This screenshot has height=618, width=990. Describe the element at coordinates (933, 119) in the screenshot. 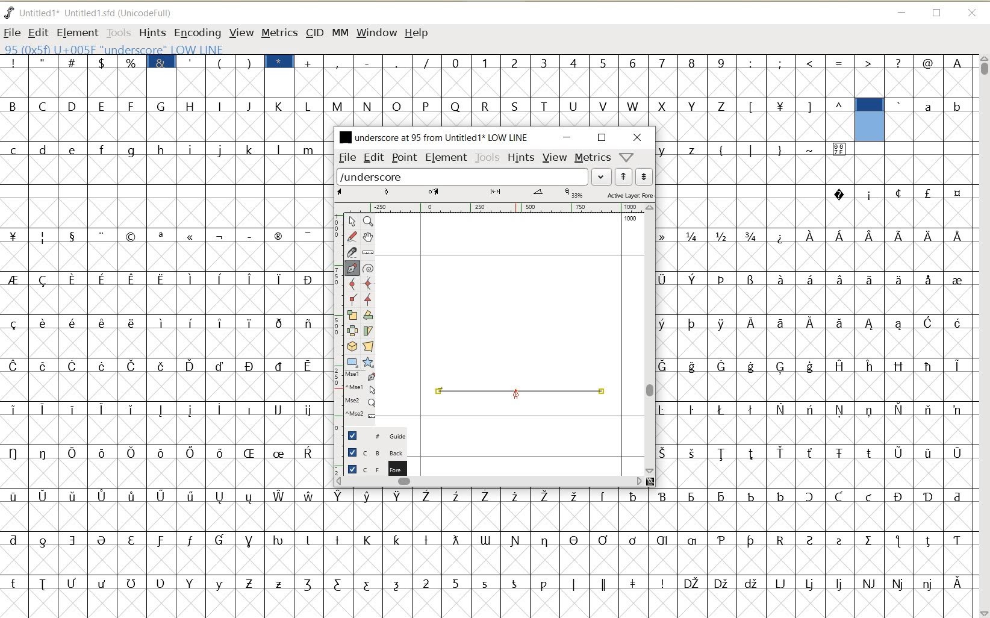

I see `GLYPHY CHARACTERS` at that location.